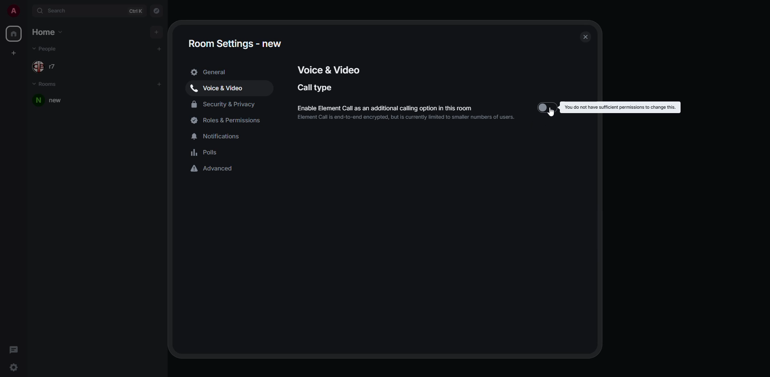 Image resolution: width=770 pixels, height=377 pixels. What do you see at coordinates (47, 85) in the screenshot?
I see `rooms` at bounding box center [47, 85].